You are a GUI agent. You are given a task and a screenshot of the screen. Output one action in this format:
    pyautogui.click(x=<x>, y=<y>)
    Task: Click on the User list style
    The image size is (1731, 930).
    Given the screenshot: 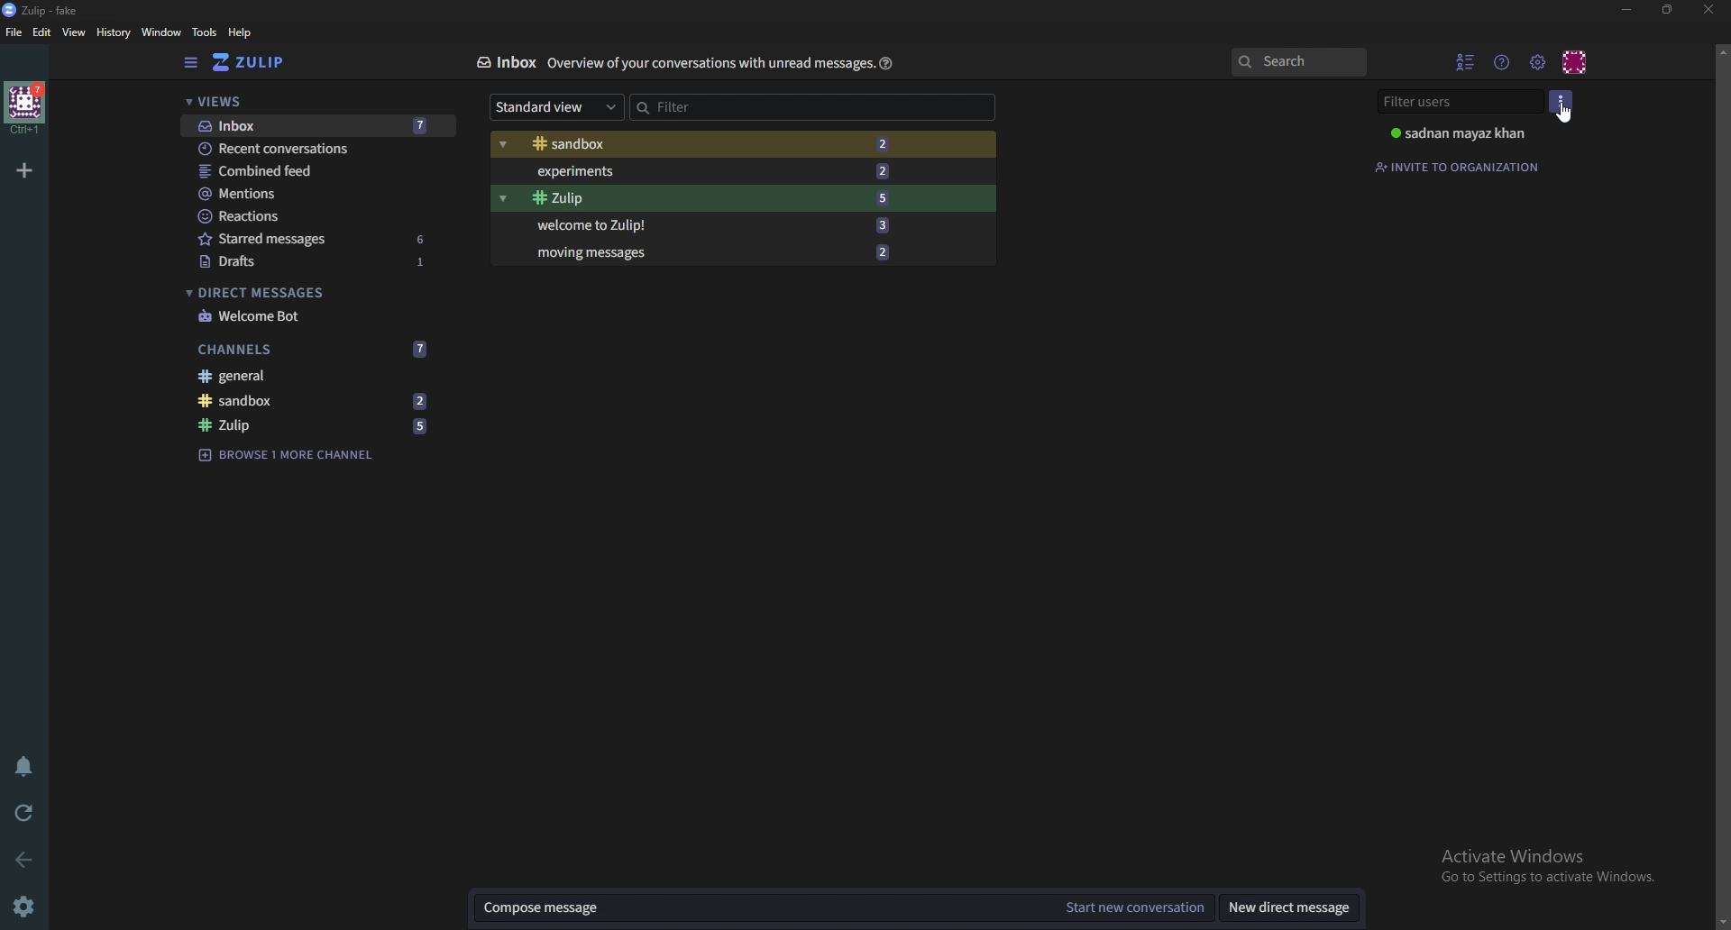 What is the action you would take?
    pyautogui.click(x=1564, y=103)
    